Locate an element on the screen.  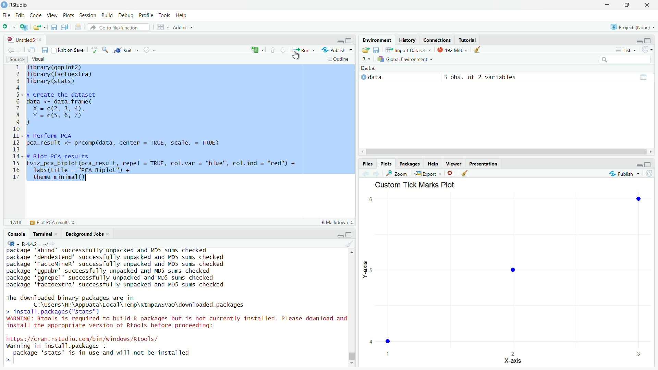
save current document is located at coordinates (45, 50).